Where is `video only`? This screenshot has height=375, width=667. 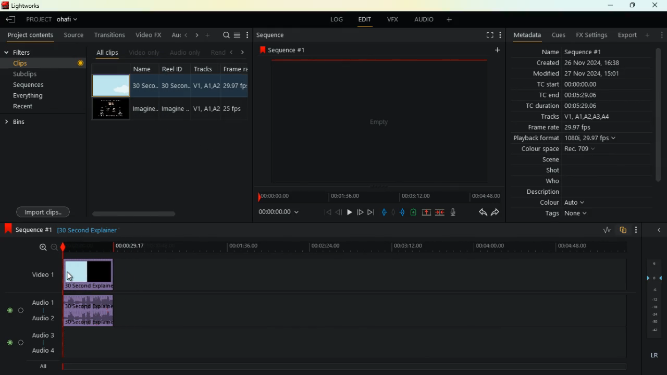 video only is located at coordinates (145, 52).